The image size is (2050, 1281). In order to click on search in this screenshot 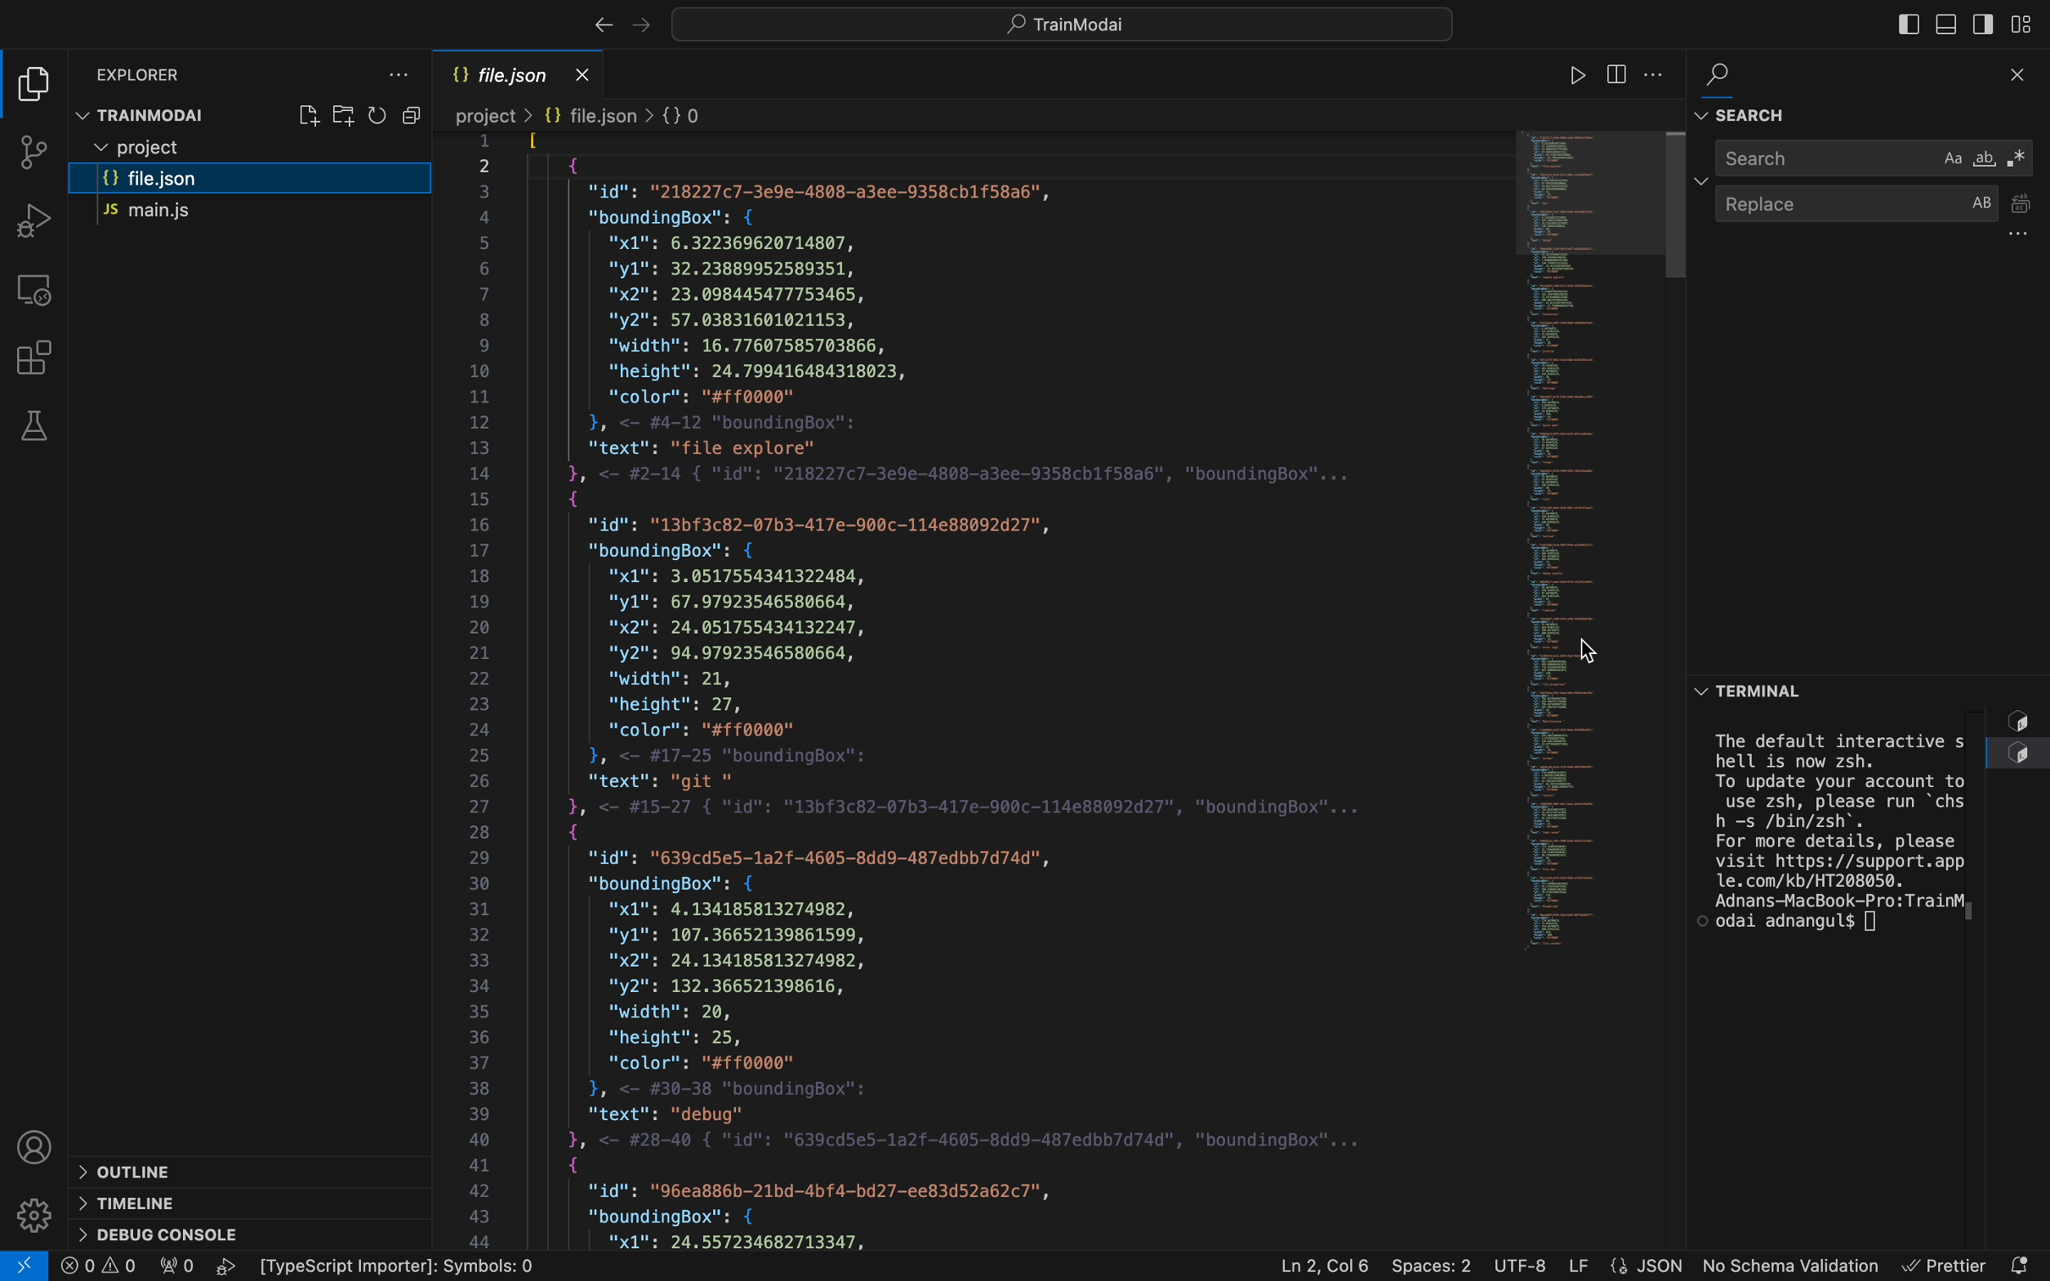, I will do `click(1751, 60)`.